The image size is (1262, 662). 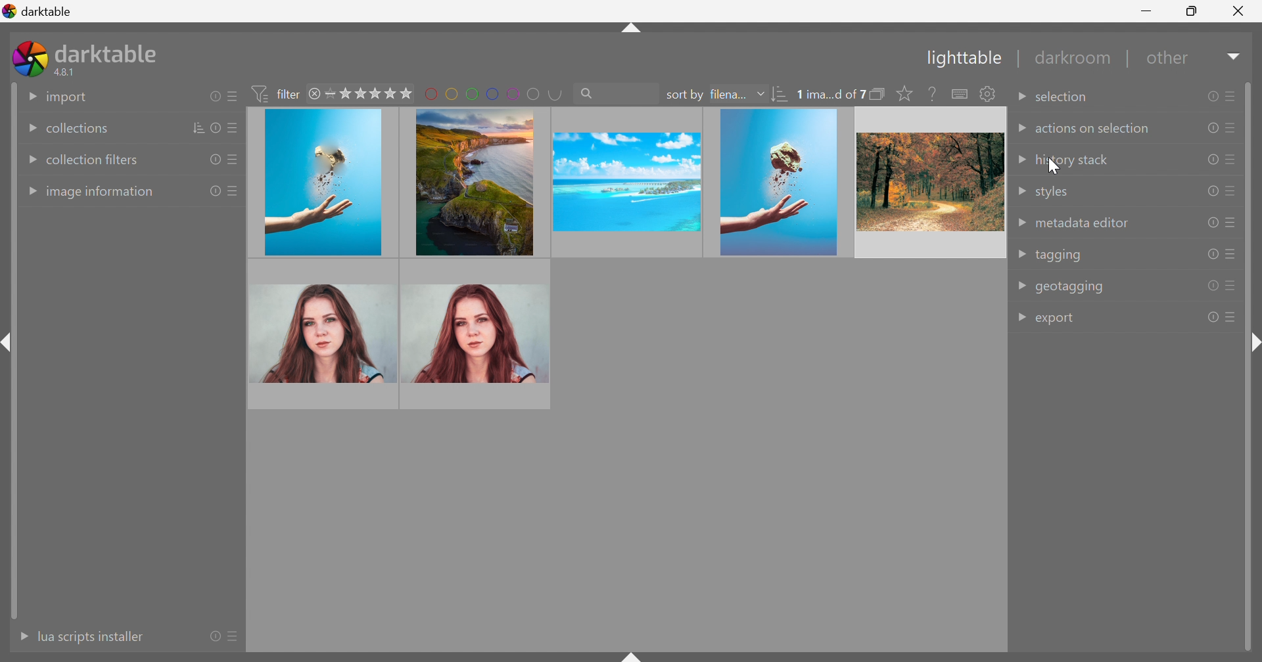 I want to click on shift+ctrl+r, so click(x=1253, y=345).